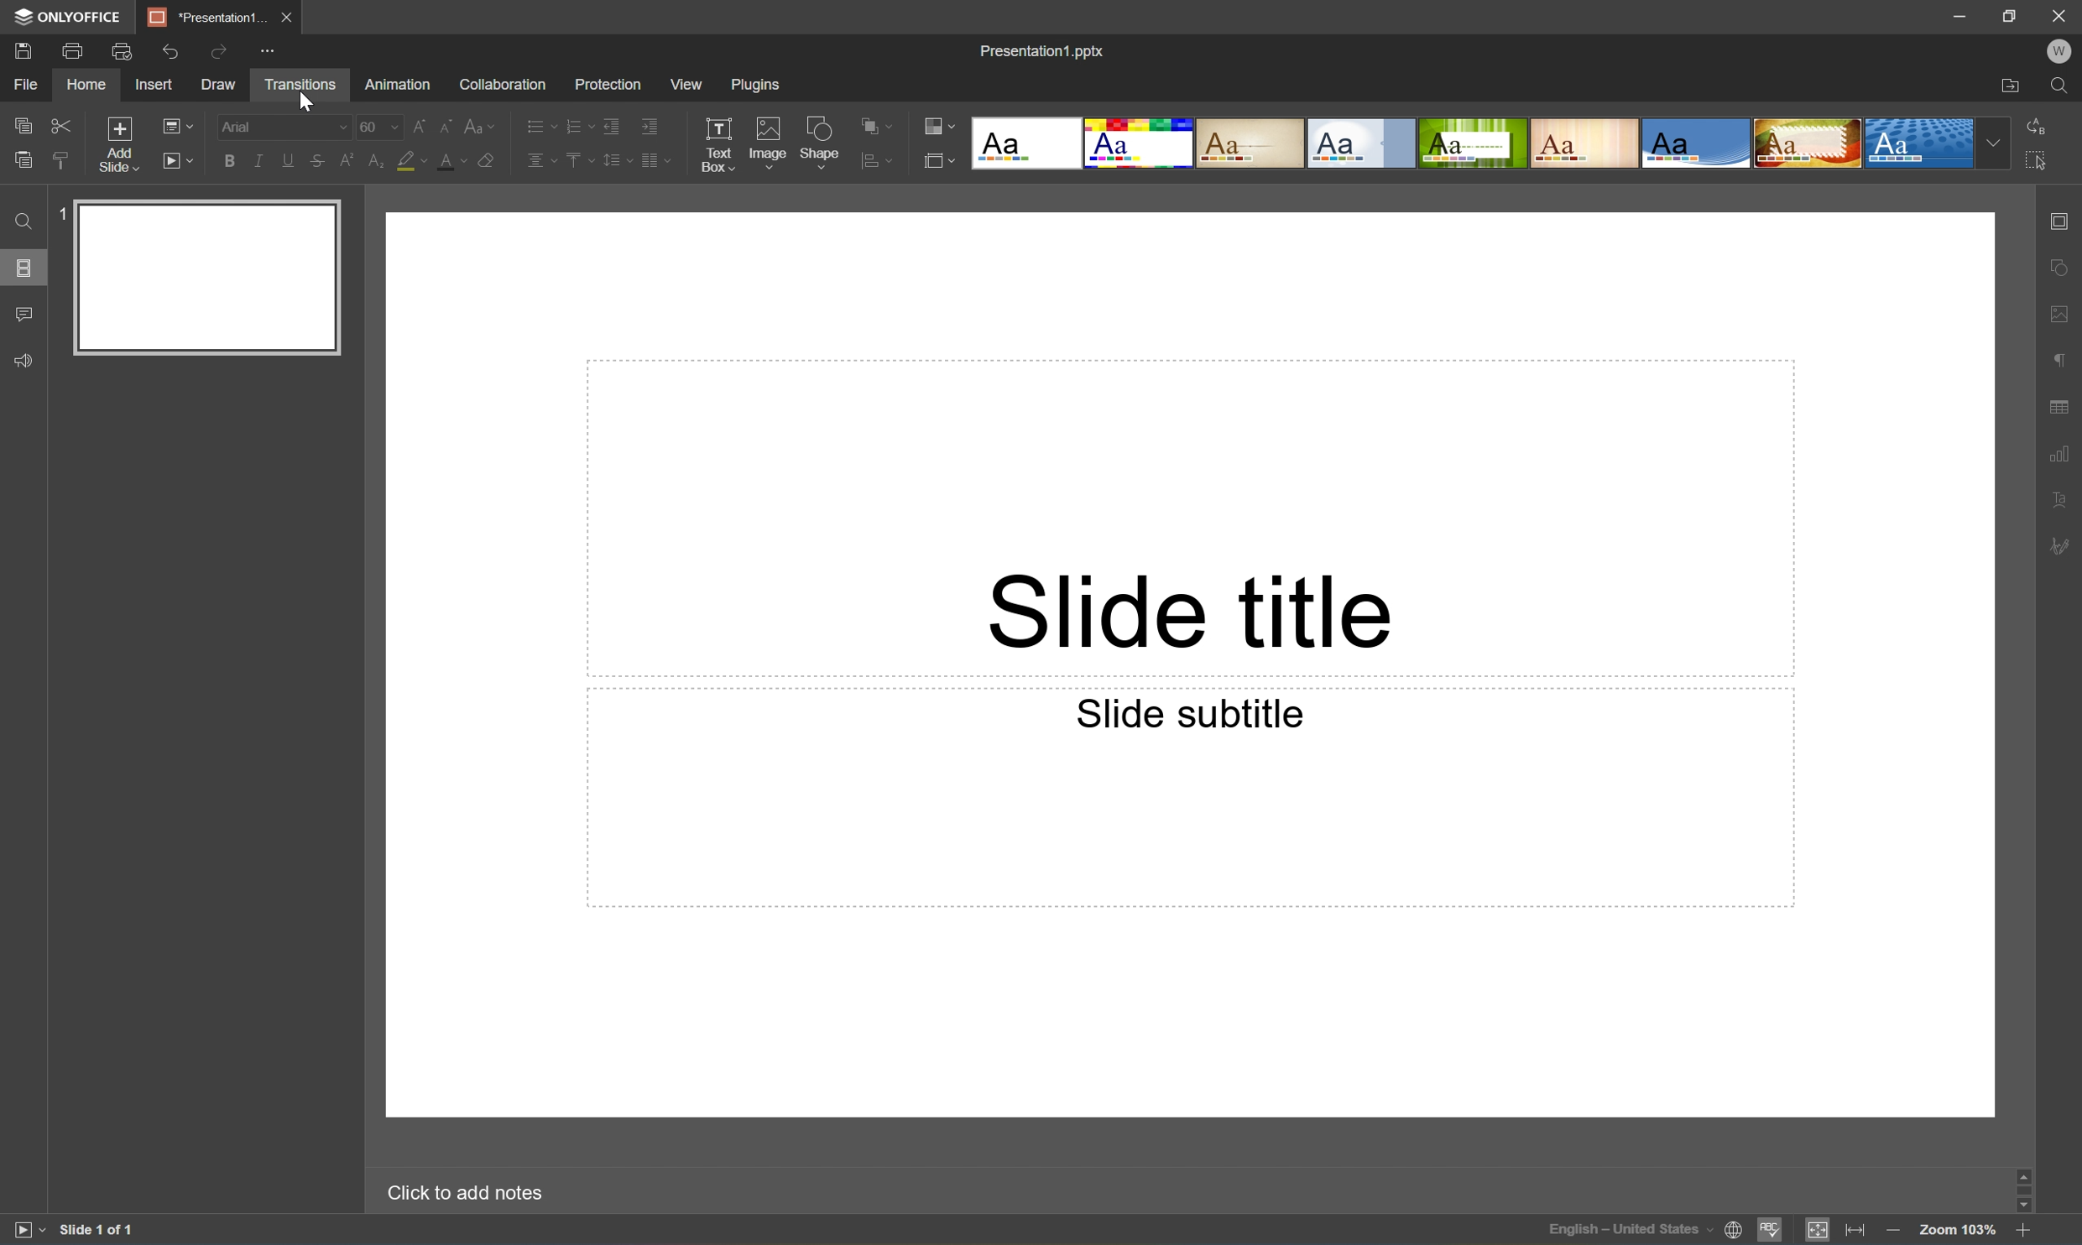 This screenshot has height=1245, width=2082. I want to click on Close, so click(288, 17).